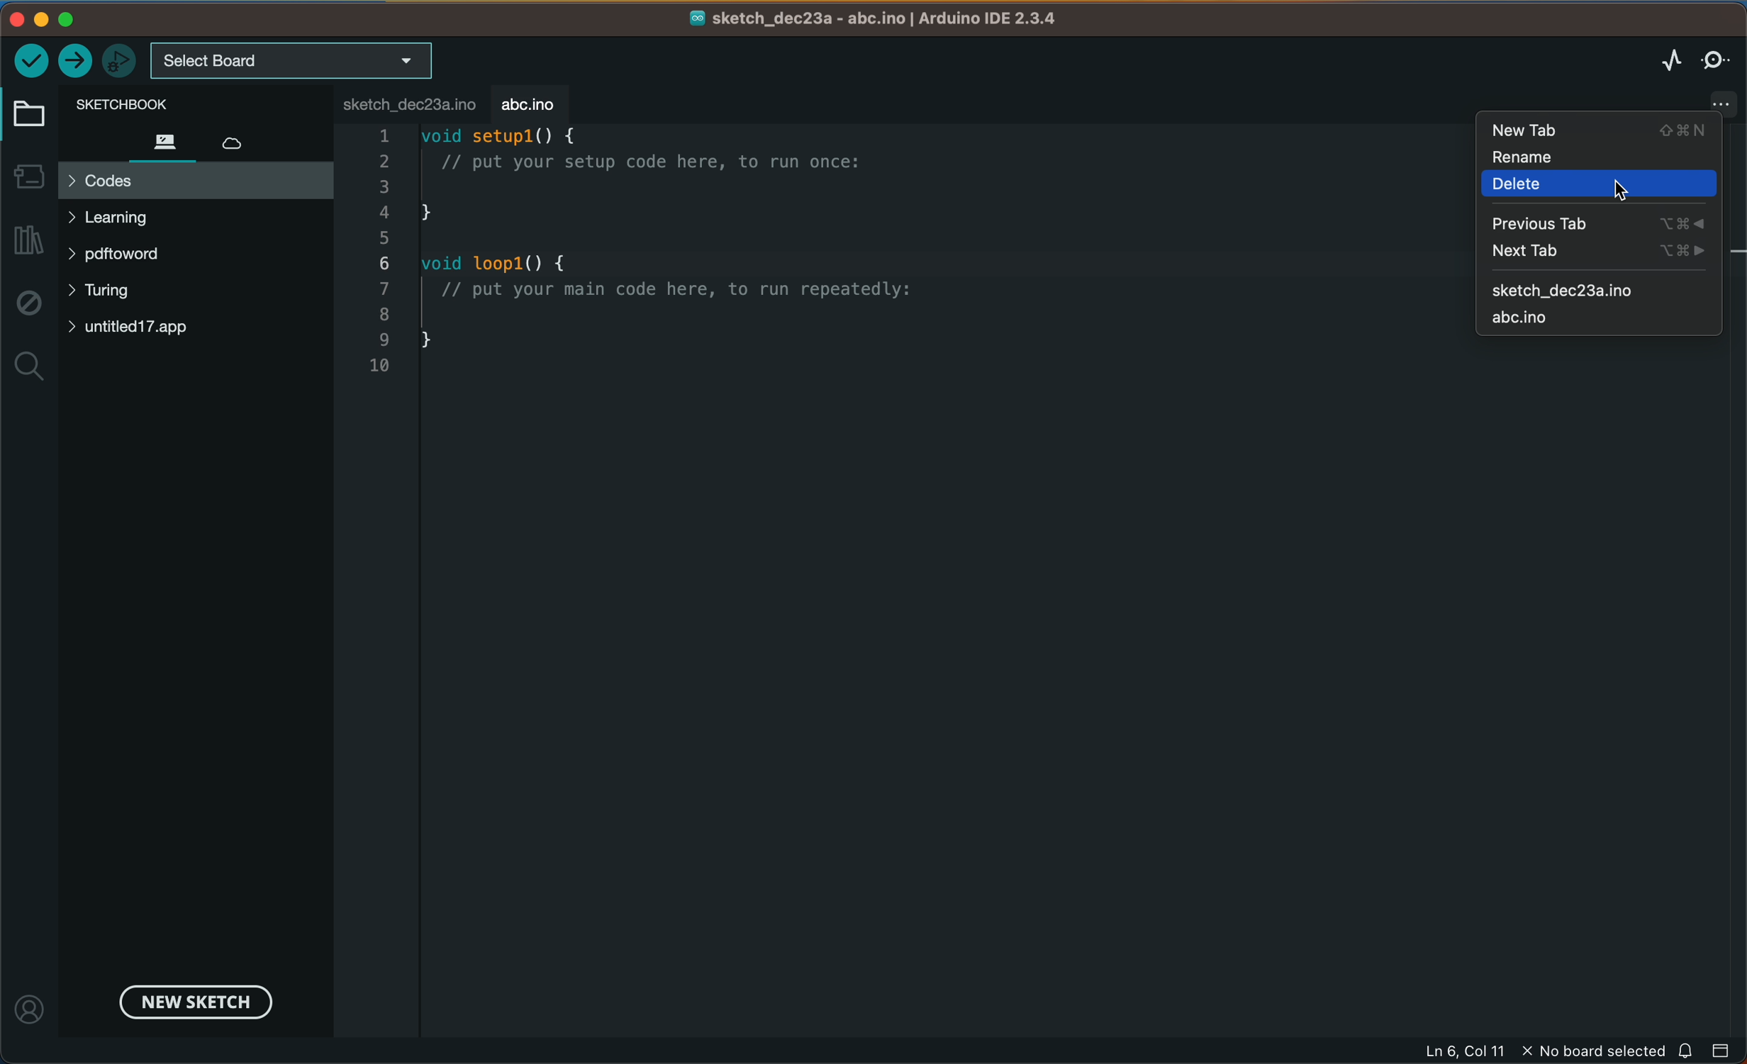  I want to click on sketch, so click(1602, 286).